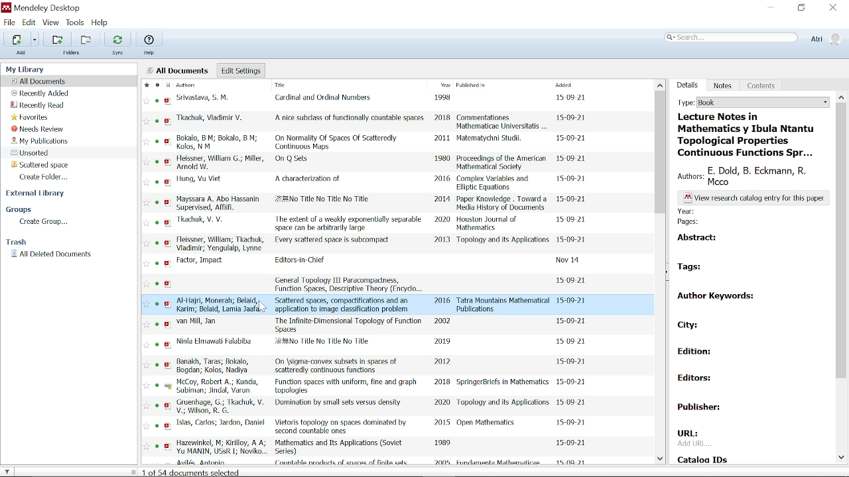 This screenshot has height=477, width=849. What do you see at coordinates (573, 219) in the screenshot?
I see `date` at bounding box center [573, 219].